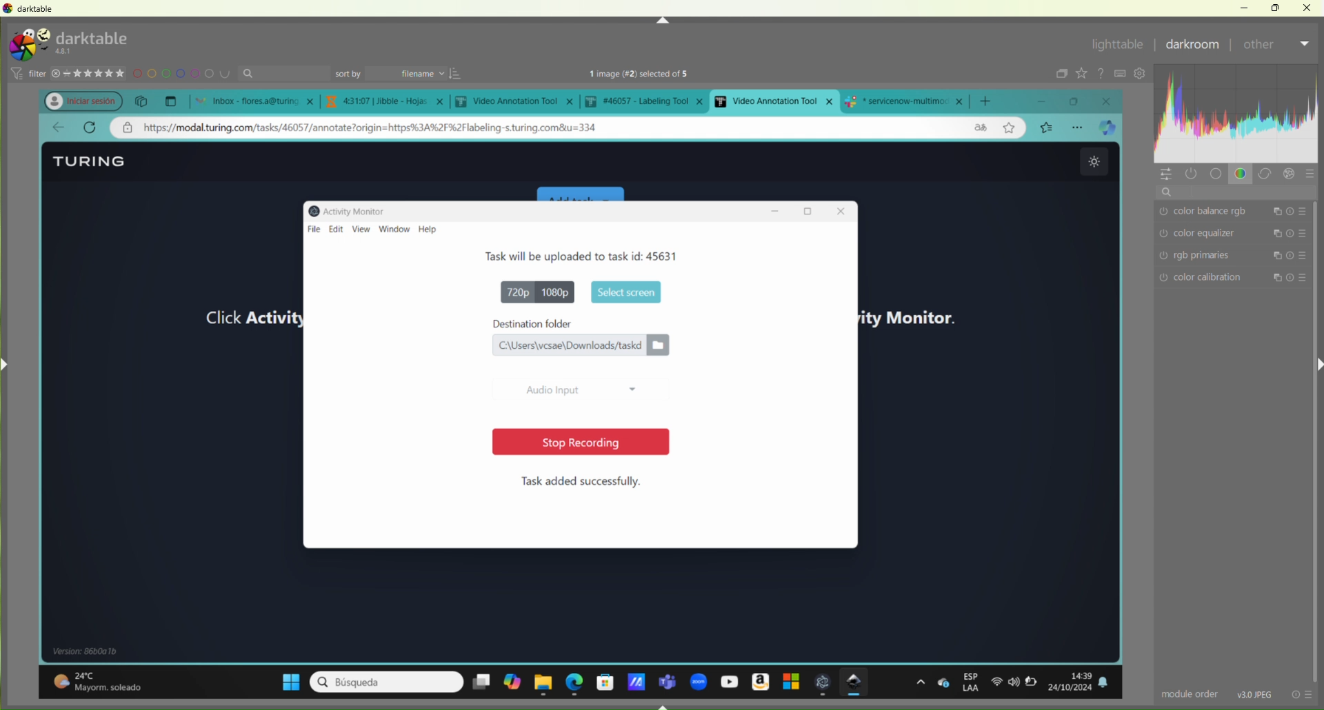 This screenshot has width=1324, height=710. Describe the element at coordinates (1306, 43) in the screenshot. I see `Dropdown` at that location.